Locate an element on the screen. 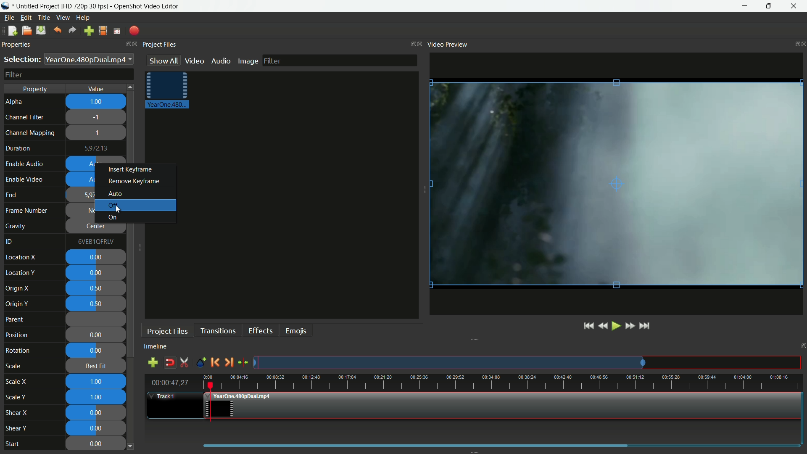 The width and height of the screenshot is (807, 454). location x is located at coordinates (22, 258).